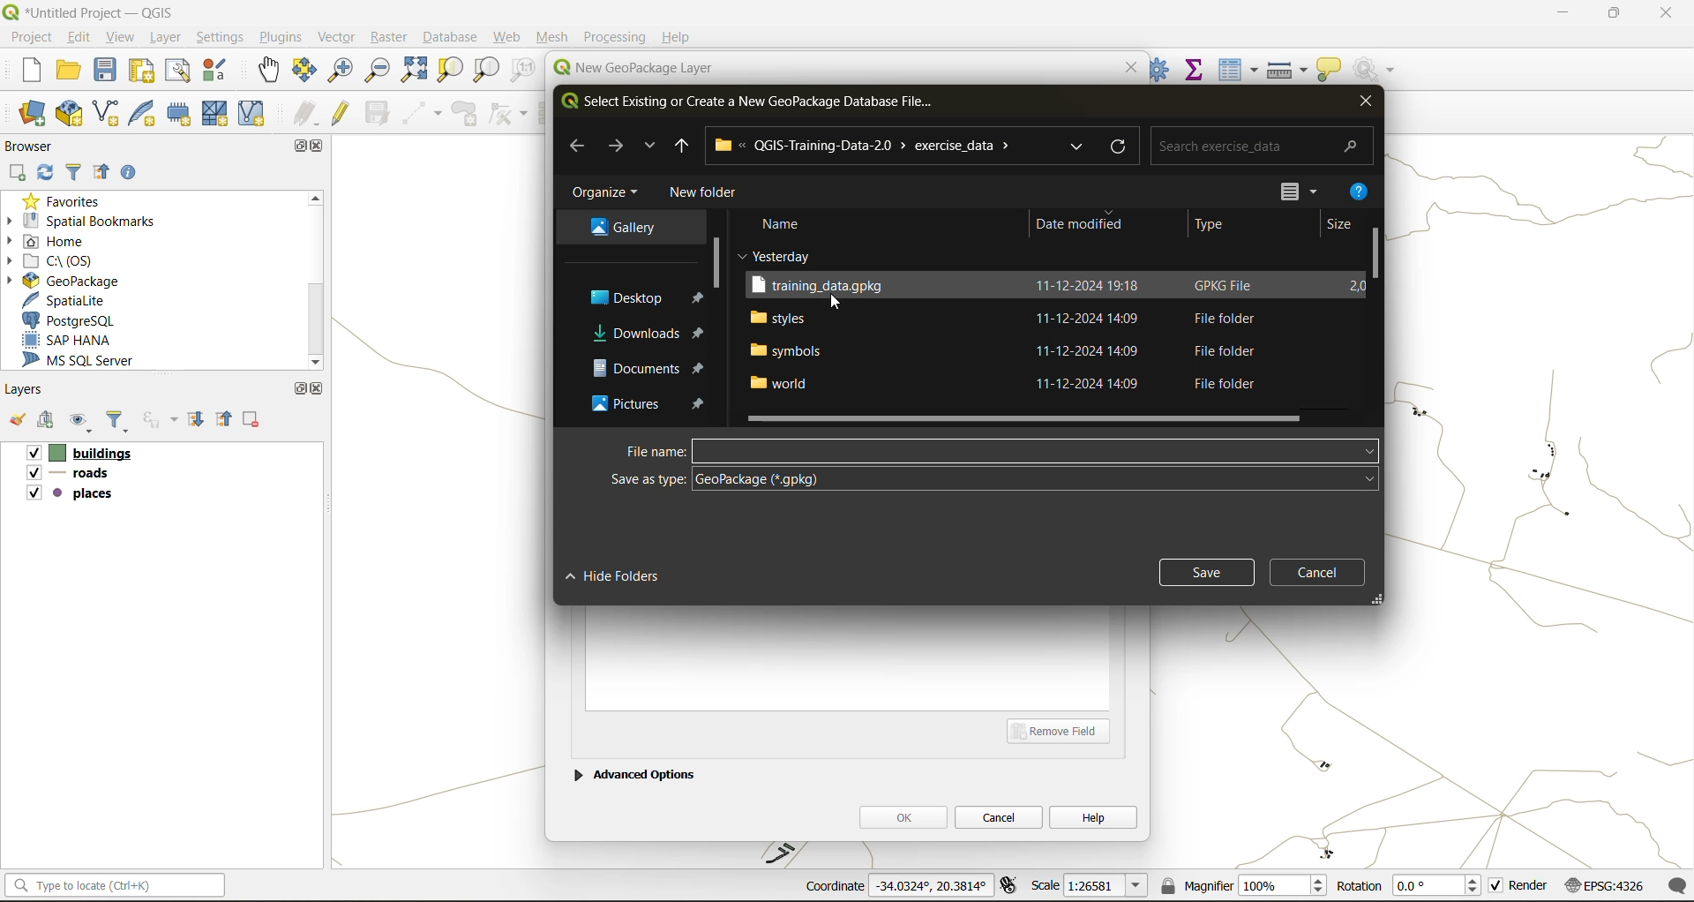  What do you see at coordinates (379, 113) in the screenshot?
I see `save edits` at bounding box center [379, 113].